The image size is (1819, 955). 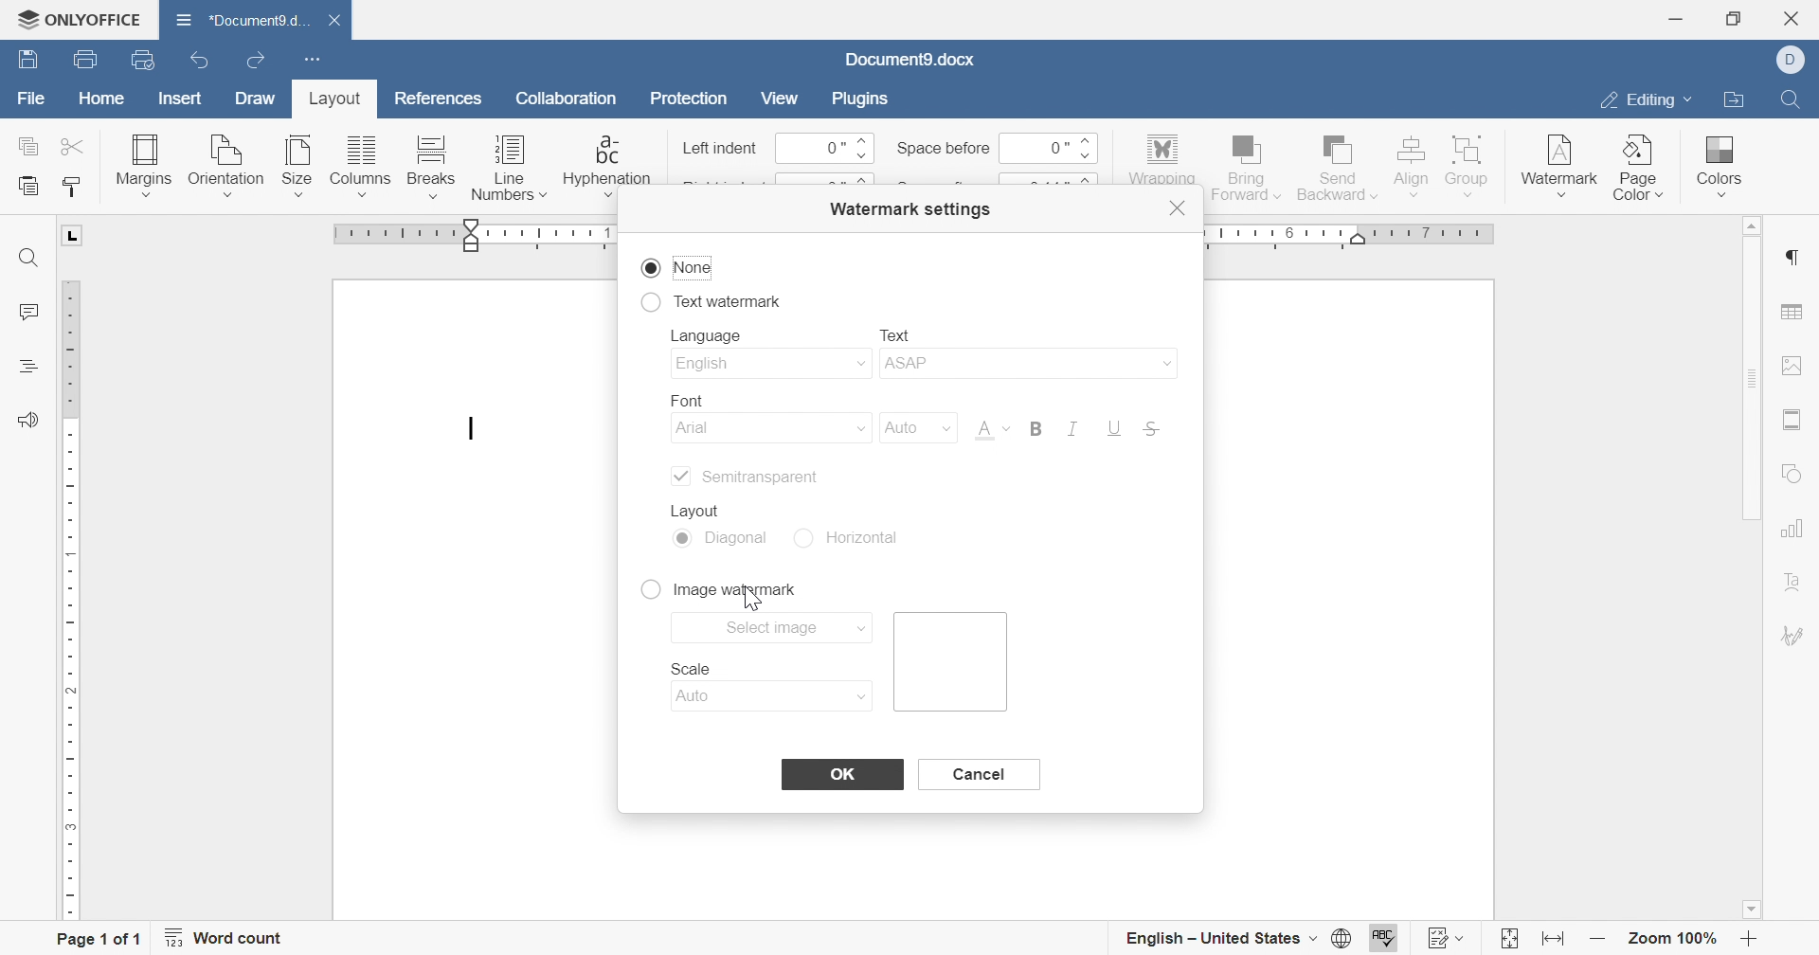 What do you see at coordinates (723, 540) in the screenshot?
I see `diagonal` at bounding box center [723, 540].